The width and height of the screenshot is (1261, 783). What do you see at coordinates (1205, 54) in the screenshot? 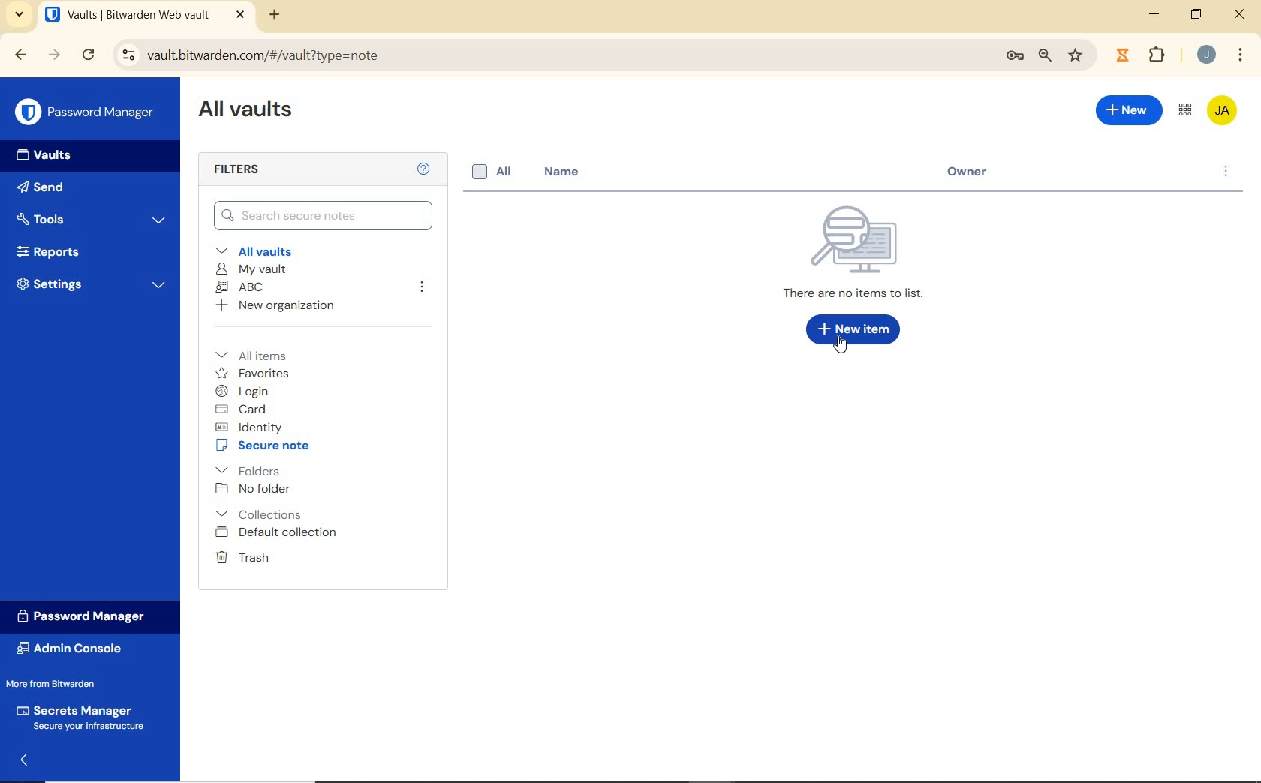
I see `Account` at bounding box center [1205, 54].